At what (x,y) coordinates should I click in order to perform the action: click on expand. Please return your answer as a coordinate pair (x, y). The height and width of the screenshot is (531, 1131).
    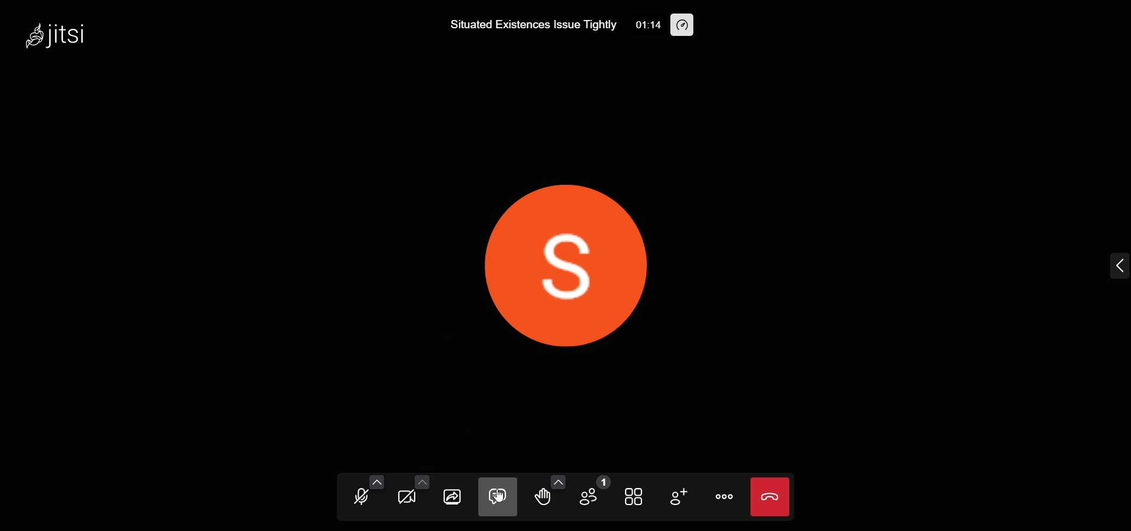
    Looking at the image, I should click on (1116, 266).